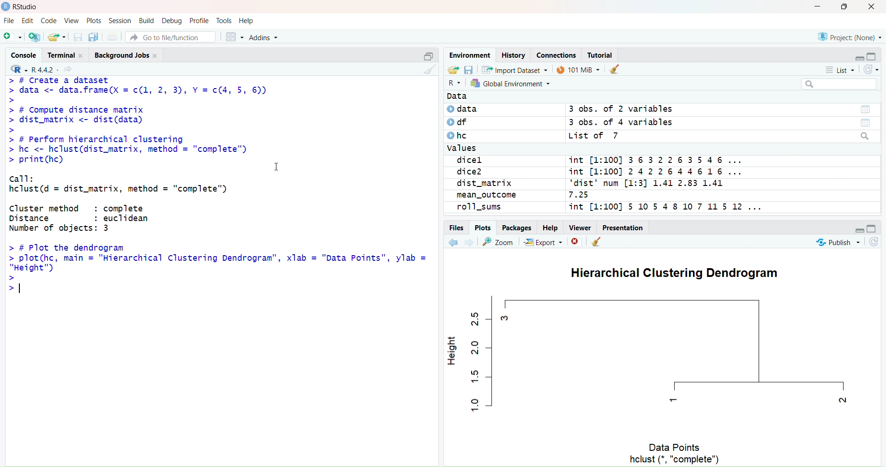 This screenshot has width=886, height=467. I want to click on Data/Table, so click(867, 109).